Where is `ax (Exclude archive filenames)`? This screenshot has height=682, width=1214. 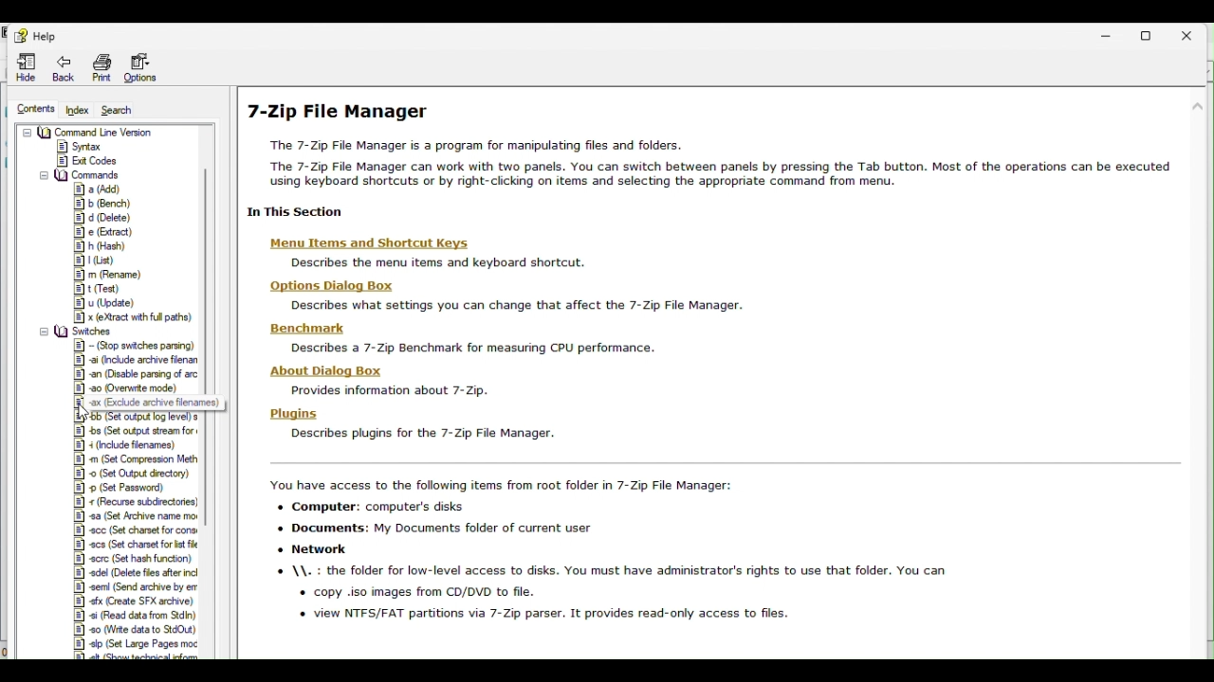
ax (Exclude archive filenames) is located at coordinates (156, 404).